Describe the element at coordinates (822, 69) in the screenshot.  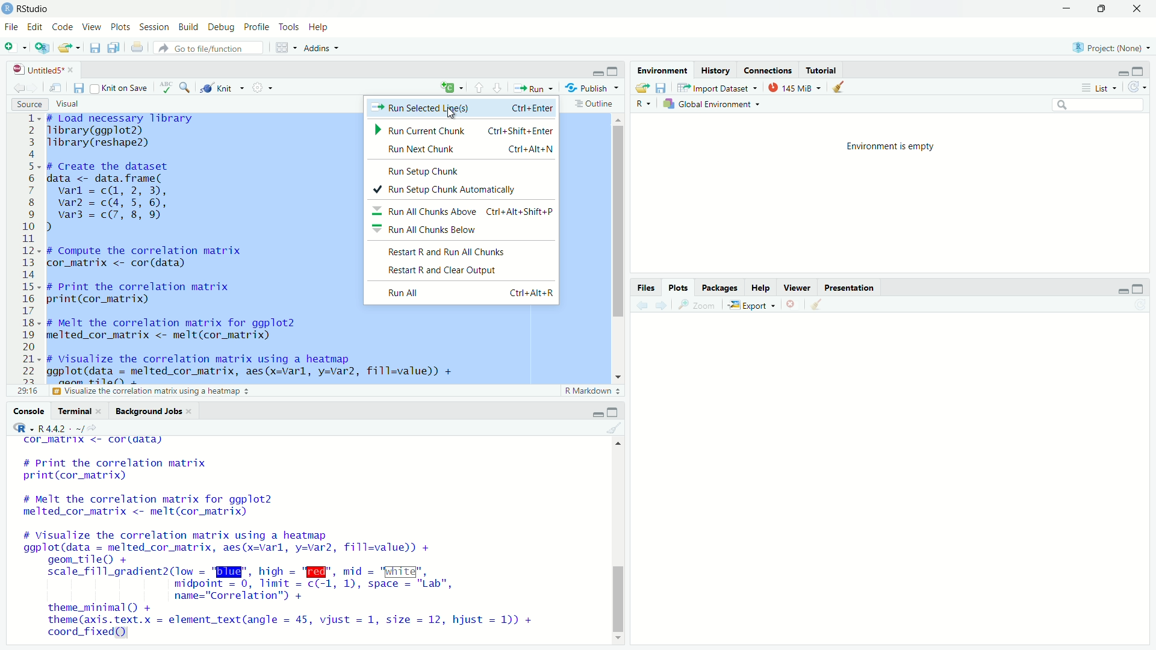
I see `tutorial` at that location.